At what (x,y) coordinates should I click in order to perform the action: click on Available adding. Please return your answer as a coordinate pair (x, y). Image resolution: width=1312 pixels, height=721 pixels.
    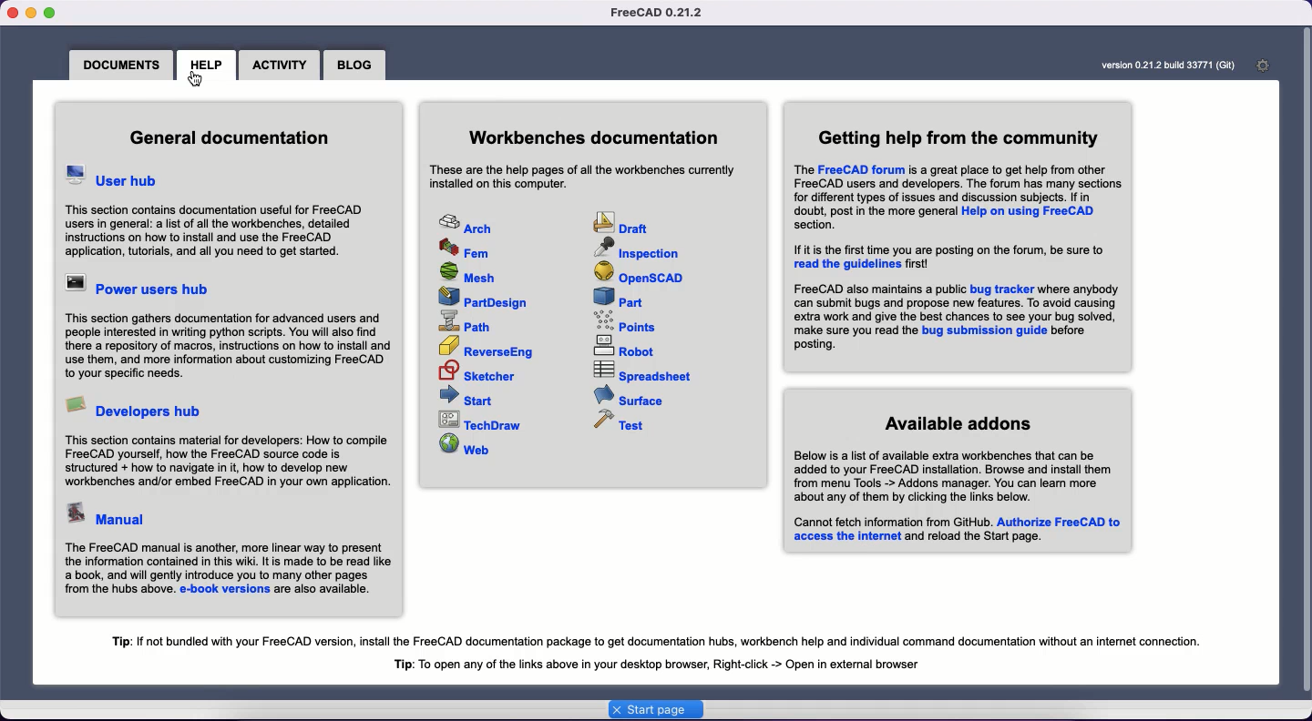
    Looking at the image, I should click on (958, 472).